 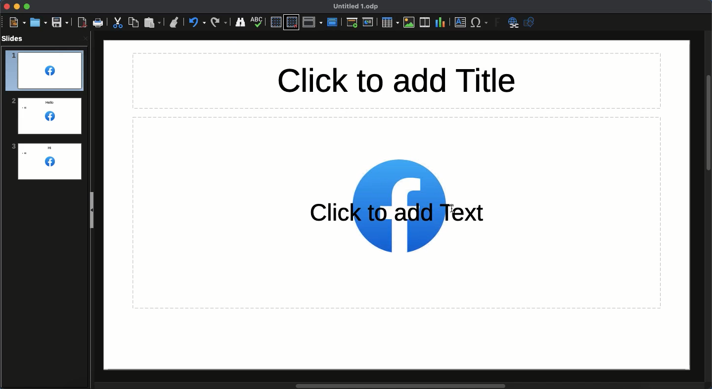 What do you see at coordinates (240, 22) in the screenshot?
I see `Finder` at bounding box center [240, 22].